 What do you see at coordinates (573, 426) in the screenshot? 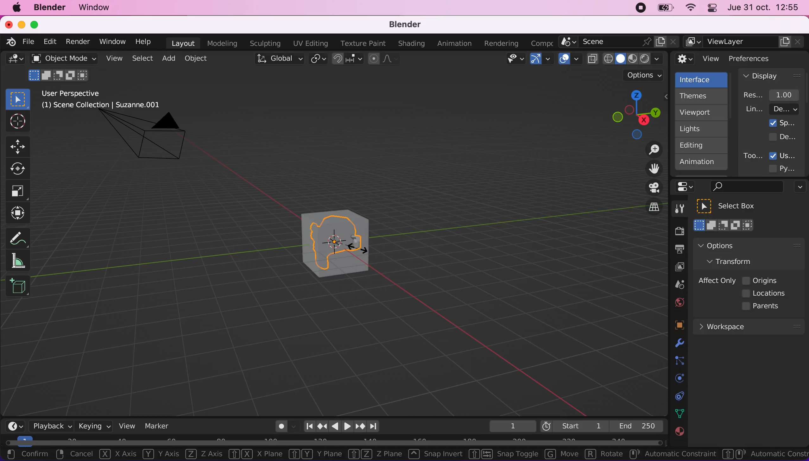
I see `start 1` at bounding box center [573, 426].